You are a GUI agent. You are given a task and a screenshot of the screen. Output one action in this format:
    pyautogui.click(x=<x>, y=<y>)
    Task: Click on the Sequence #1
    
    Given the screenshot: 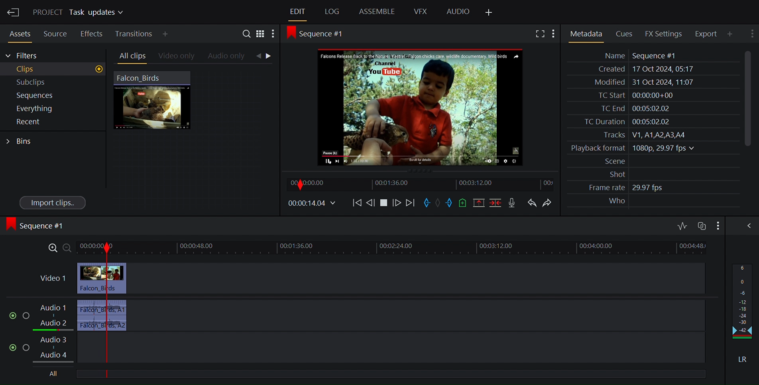 What is the action you would take?
    pyautogui.click(x=319, y=35)
    